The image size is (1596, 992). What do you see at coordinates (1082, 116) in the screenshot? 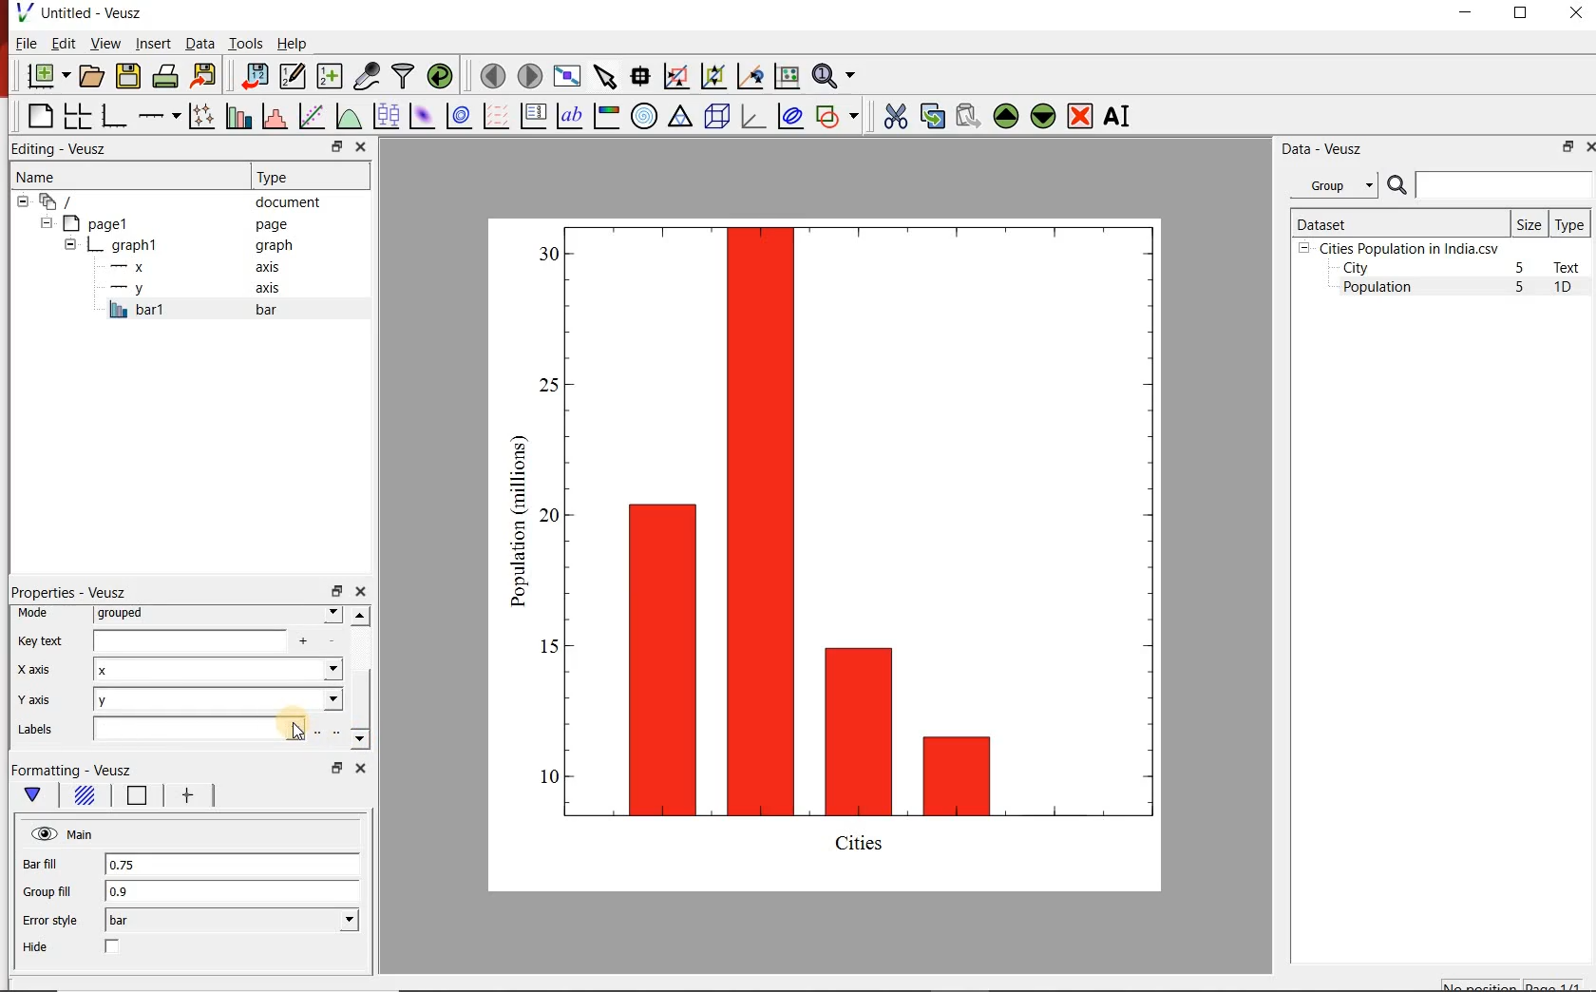
I see `remove the selected widgets` at bounding box center [1082, 116].